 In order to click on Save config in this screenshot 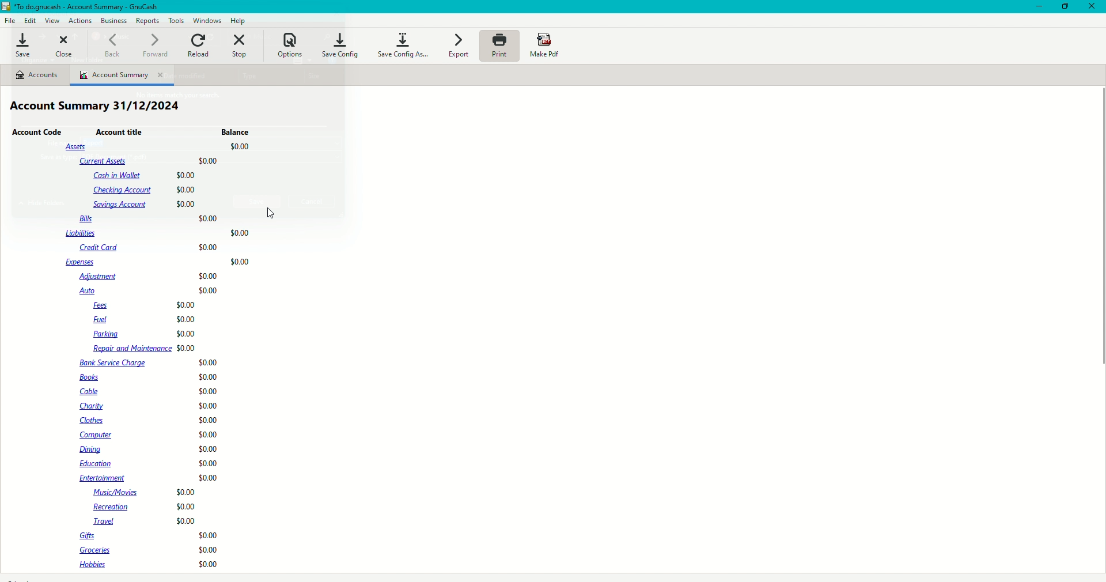, I will do `click(342, 45)`.